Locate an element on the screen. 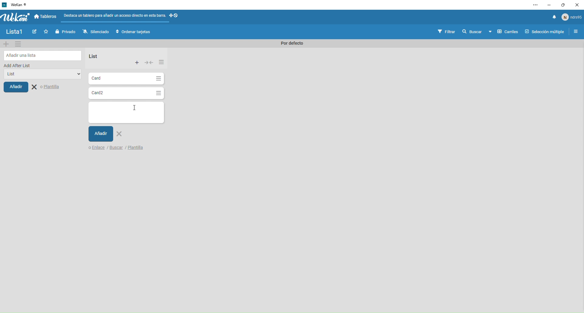 This screenshot has width=584, height=313. Boars is located at coordinates (46, 17).